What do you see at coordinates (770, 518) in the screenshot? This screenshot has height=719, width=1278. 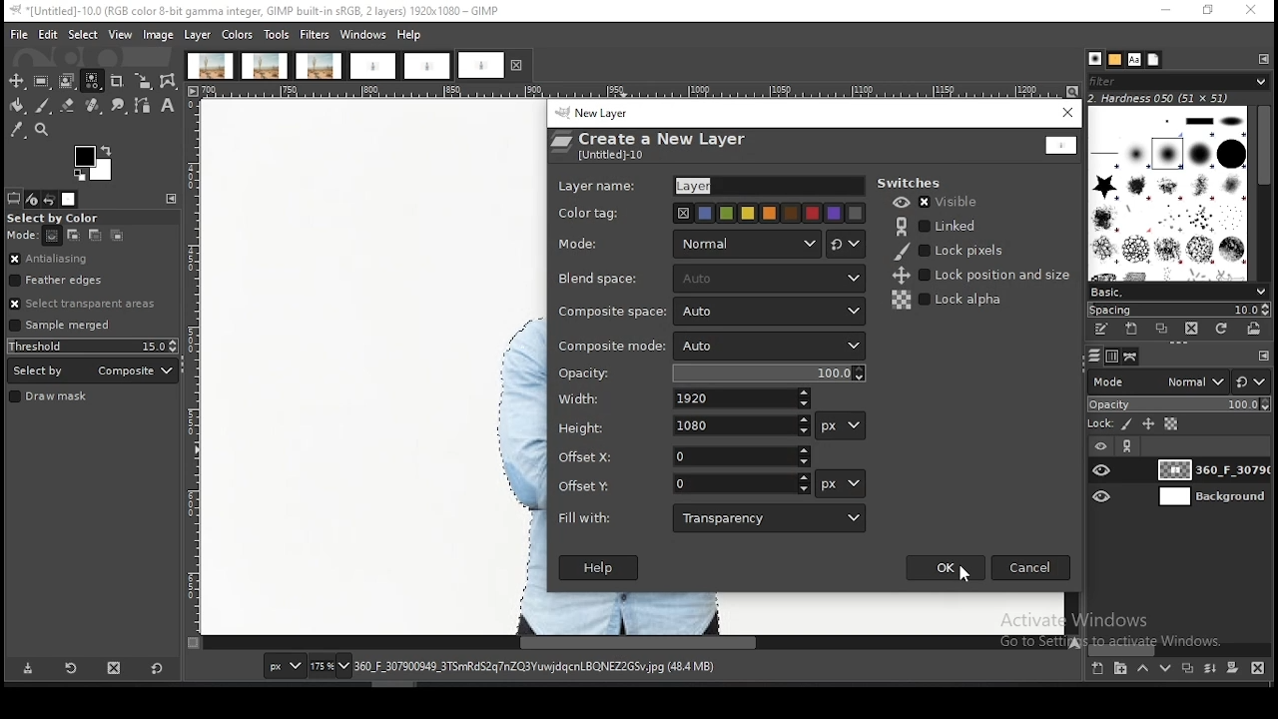 I see `transparency` at bounding box center [770, 518].